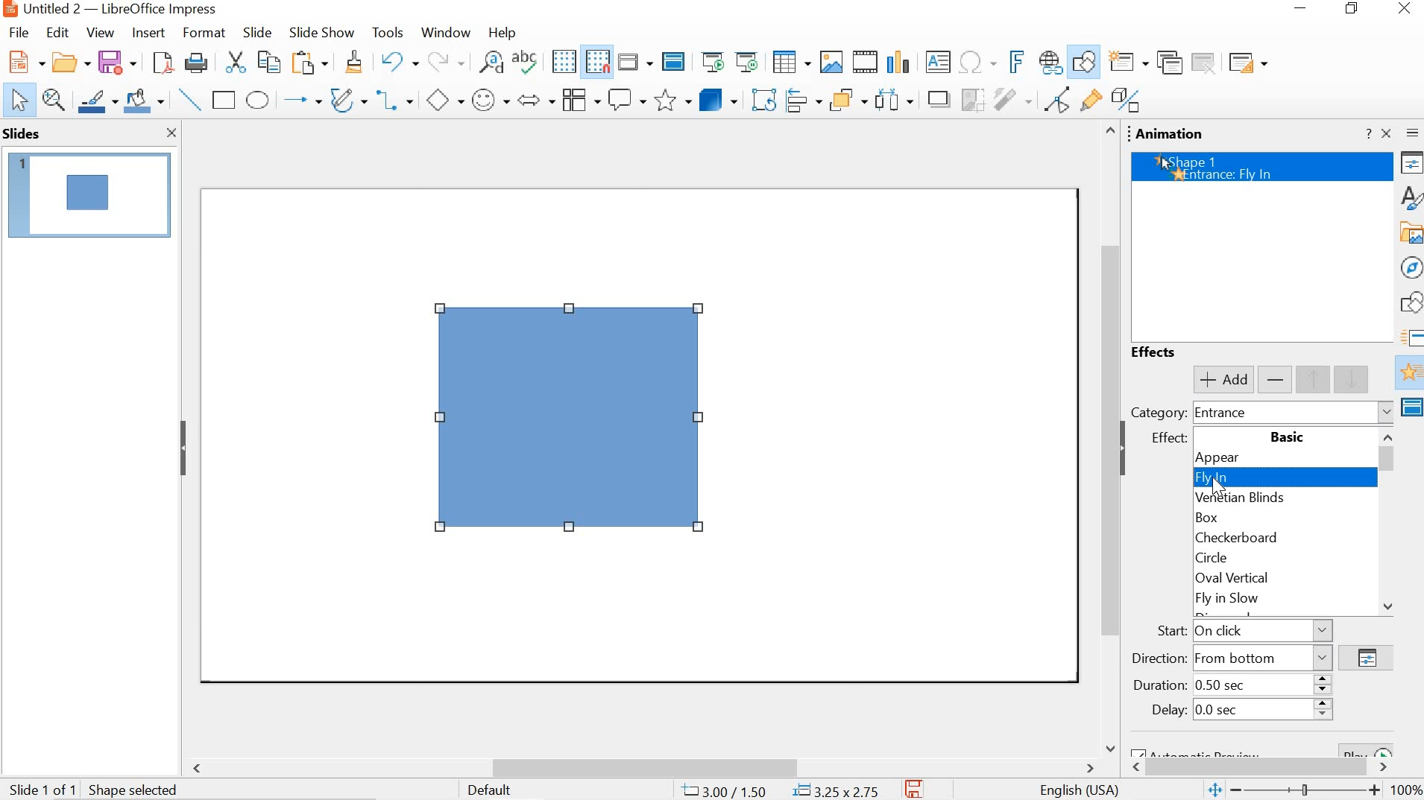  I want to click on 3D objects, so click(718, 98).